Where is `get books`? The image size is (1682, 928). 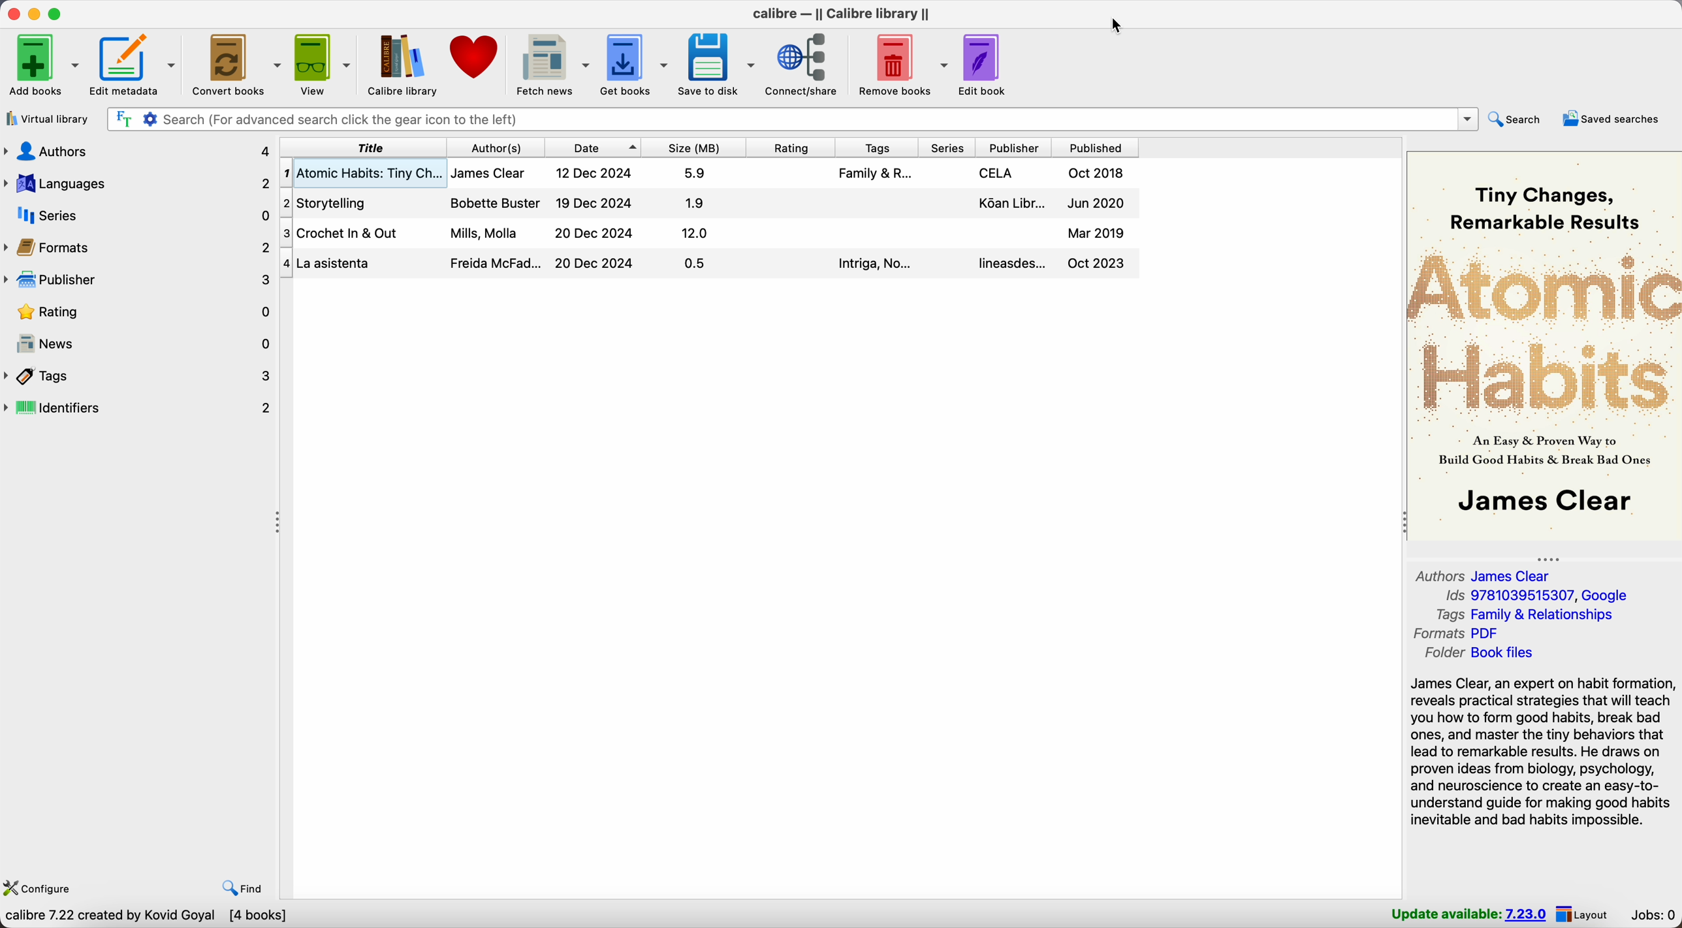
get books is located at coordinates (635, 63).